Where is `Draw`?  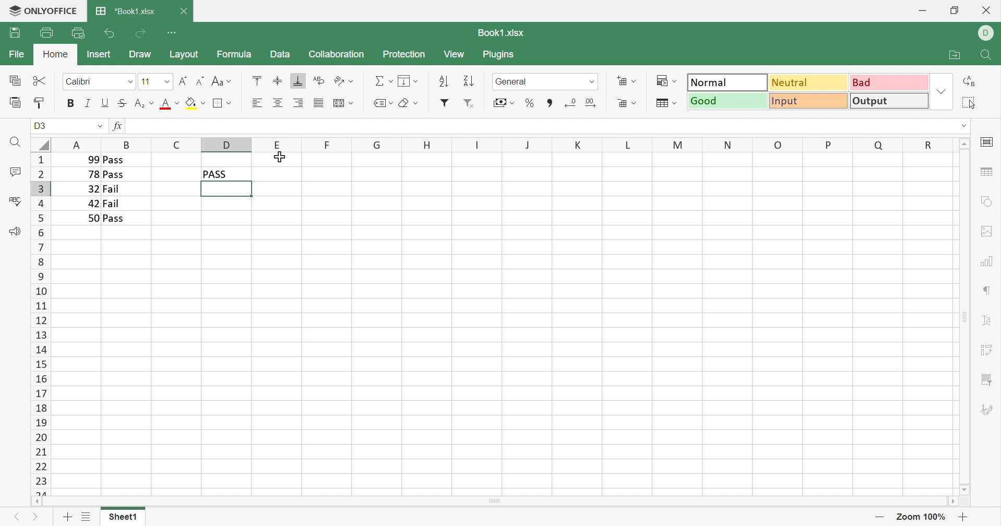 Draw is located at coordinates (139, 54).